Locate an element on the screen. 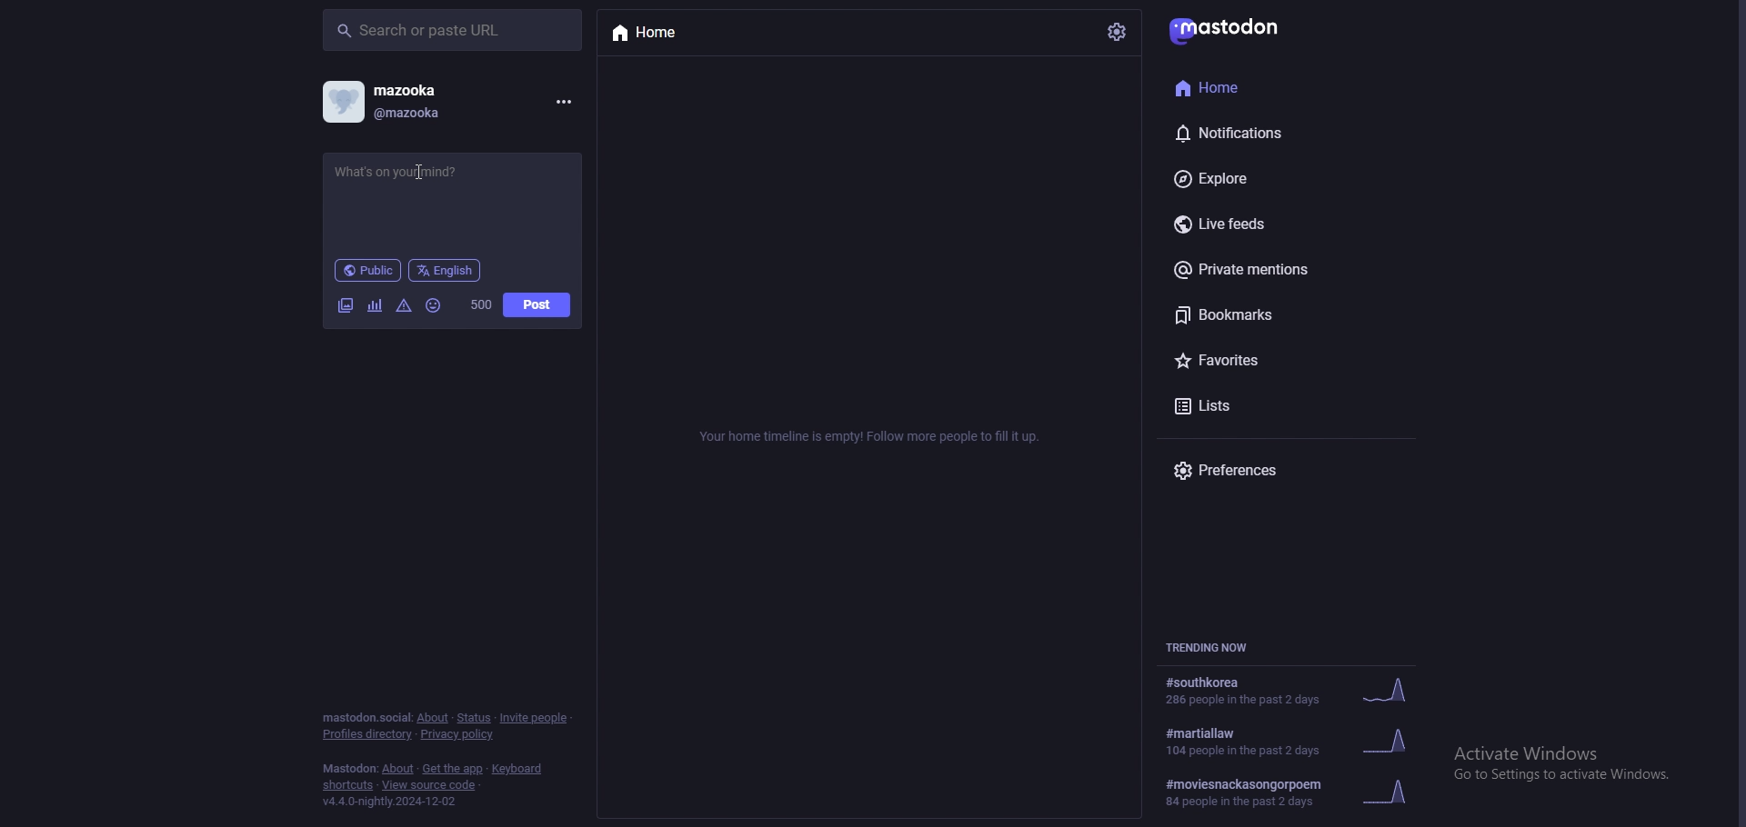  Windows activation prompt is located at coordinates (1562, 761).